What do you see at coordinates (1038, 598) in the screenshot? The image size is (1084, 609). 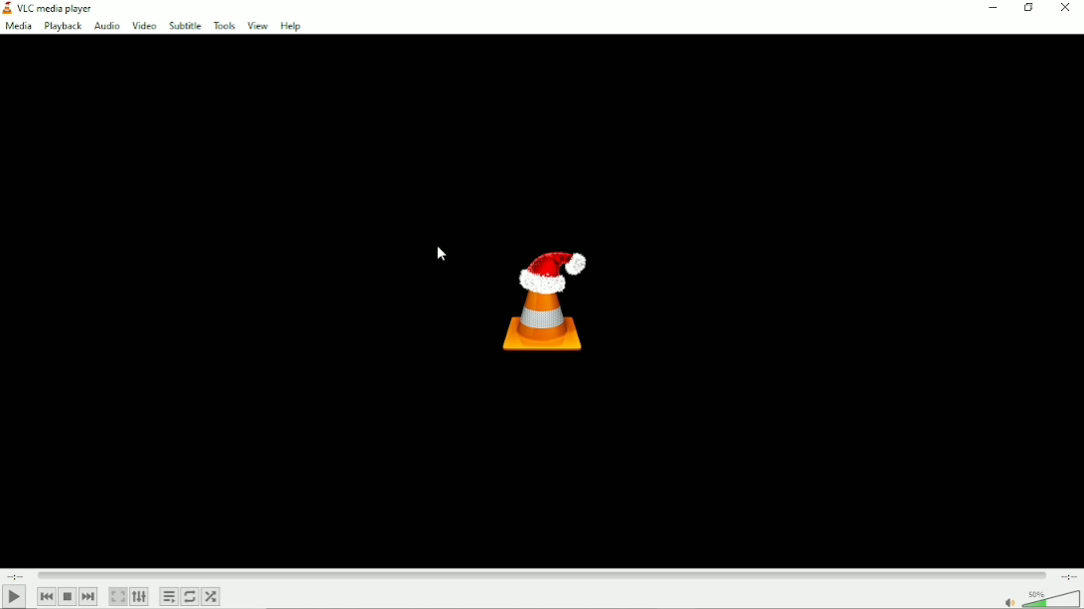 I see `Volume` at bounding box center [1038, 598].